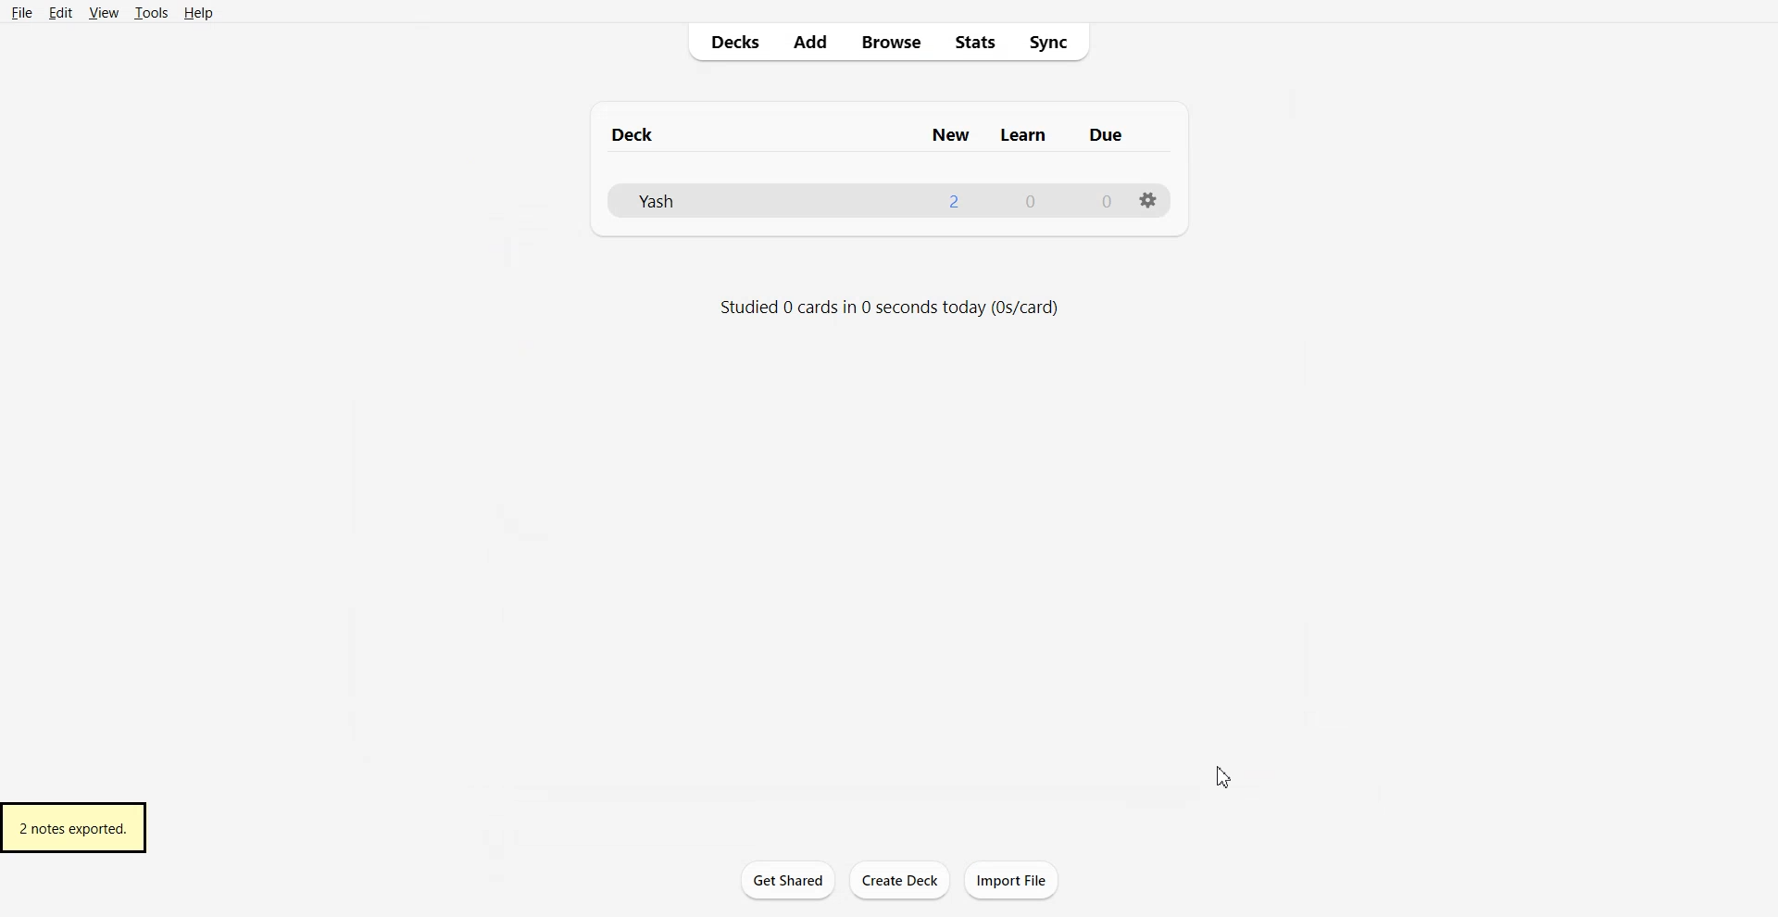 The width and height of the screenshot is (1778, 917). What do you see at coordinates (900, 881) in the screenshot?
I see `Create Deck` at bounding box center [900, 881].